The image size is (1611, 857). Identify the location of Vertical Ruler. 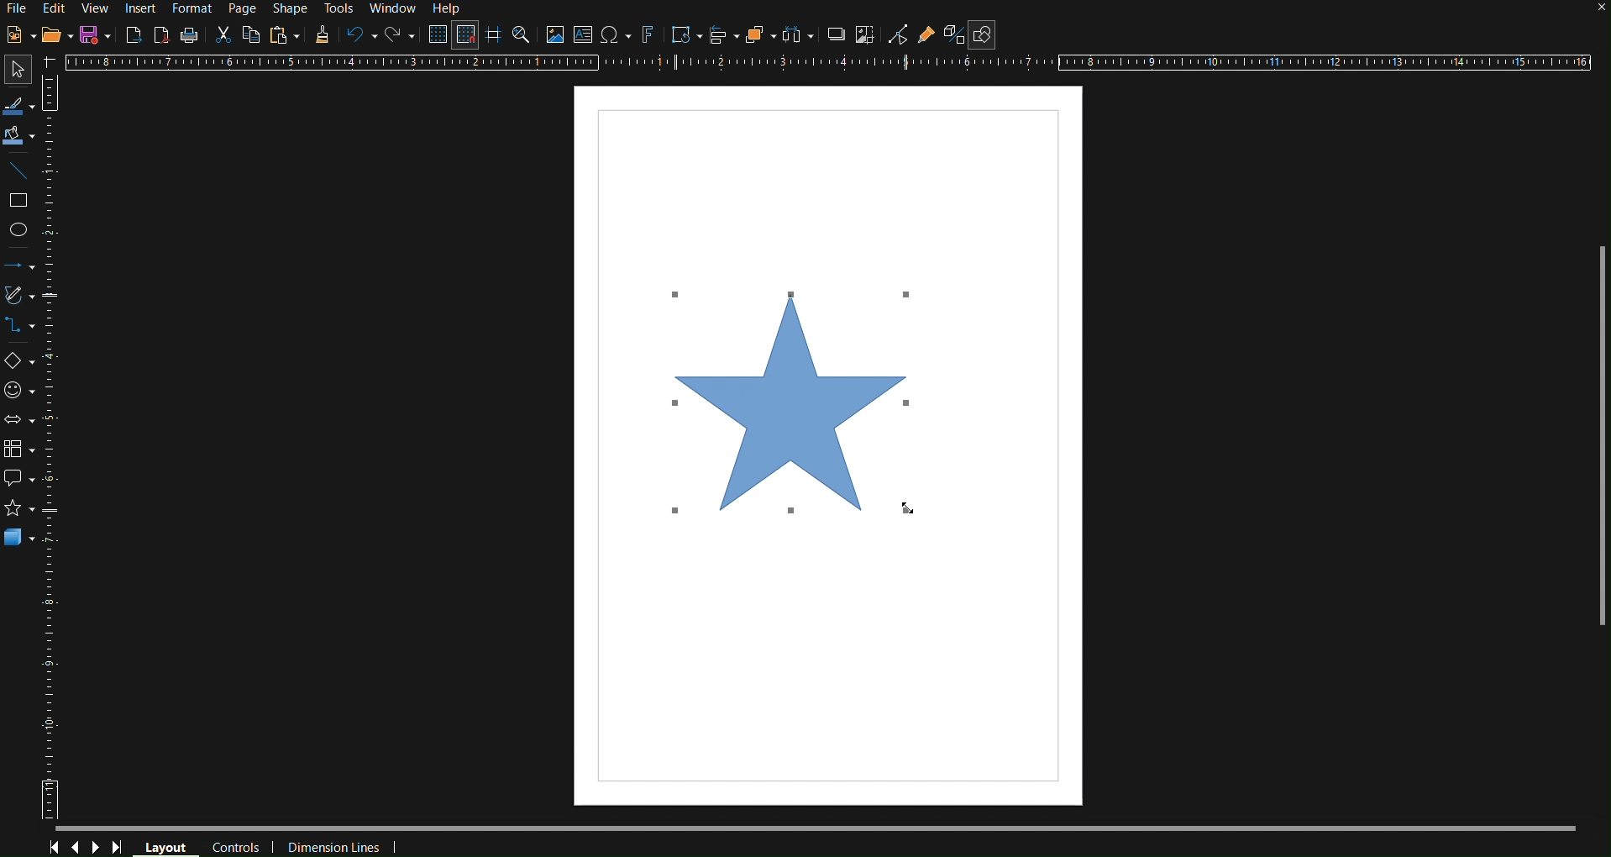
(56, 446).